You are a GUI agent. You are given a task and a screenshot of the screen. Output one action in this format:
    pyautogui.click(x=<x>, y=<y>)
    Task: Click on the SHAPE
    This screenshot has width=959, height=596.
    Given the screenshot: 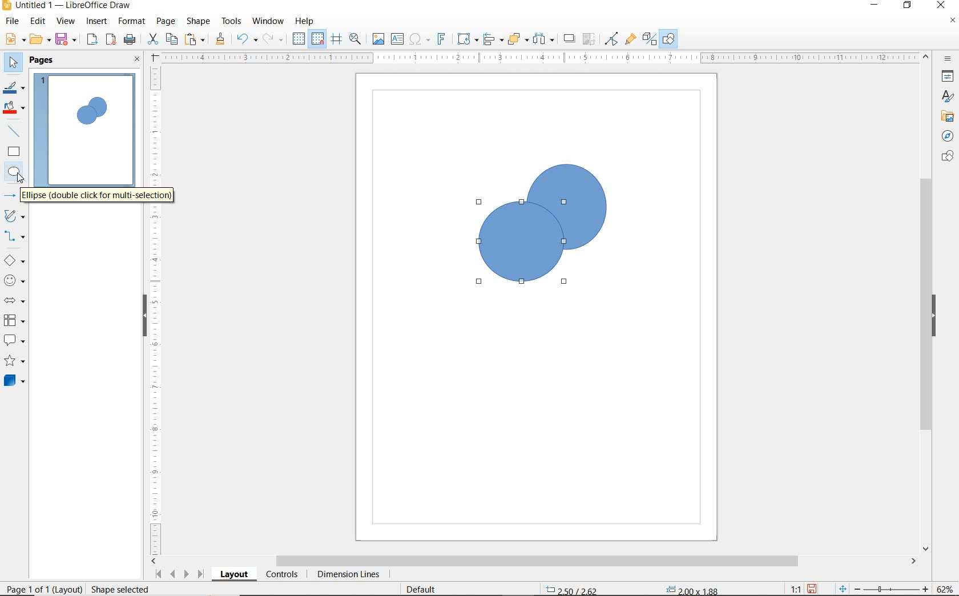 What is the action you would take?
    pyautogui.click(x=199, y=23)
    